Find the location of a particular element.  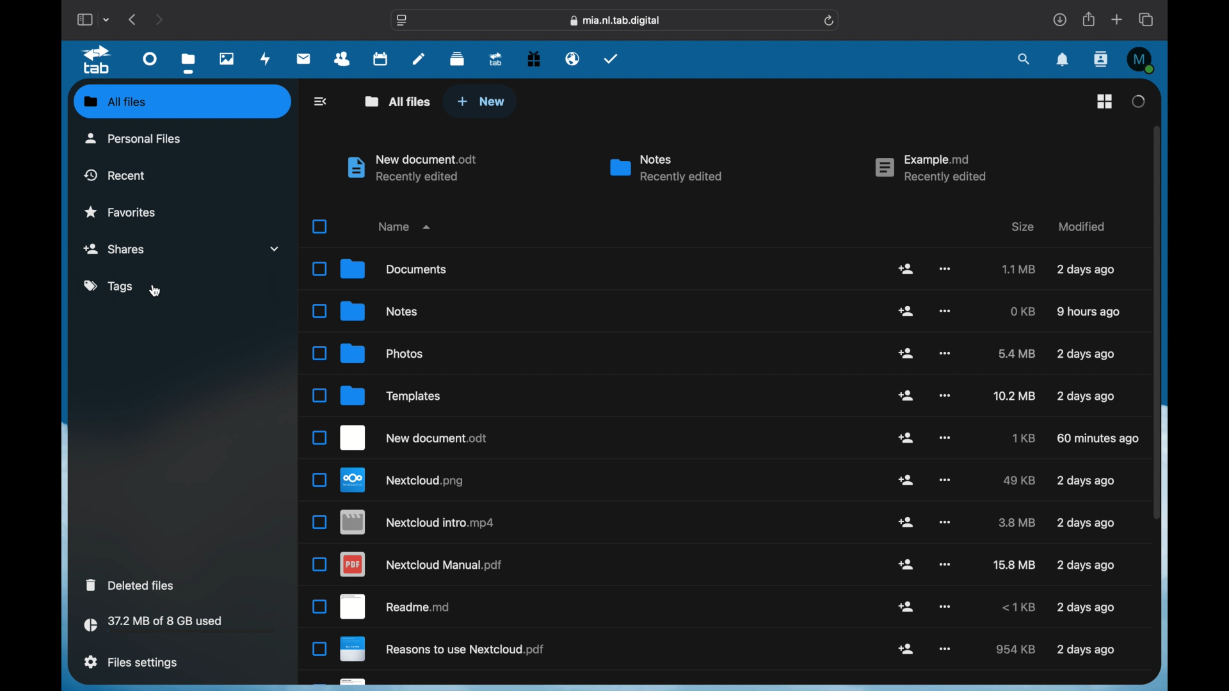

share is located at coordinates (906, 267).